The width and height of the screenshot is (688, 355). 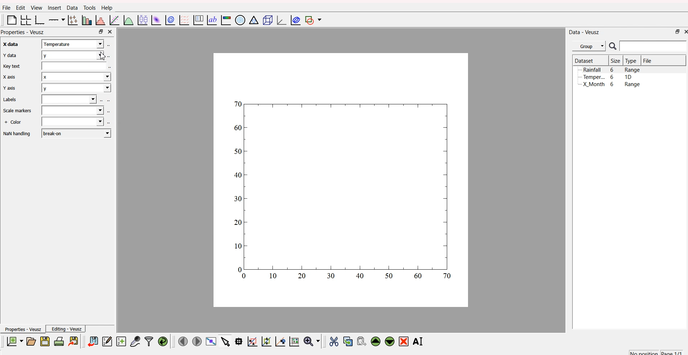 I want to click on Help, so click(x=107, y=8).